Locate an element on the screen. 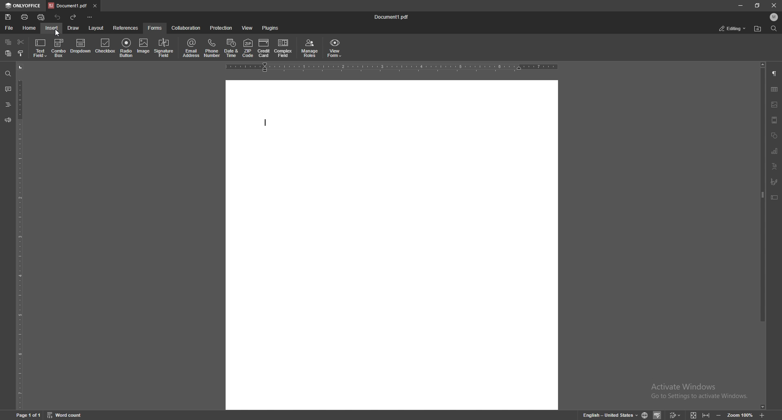 This screenshot has height=420, width=782. combo box is located at coordinates (59, 47).